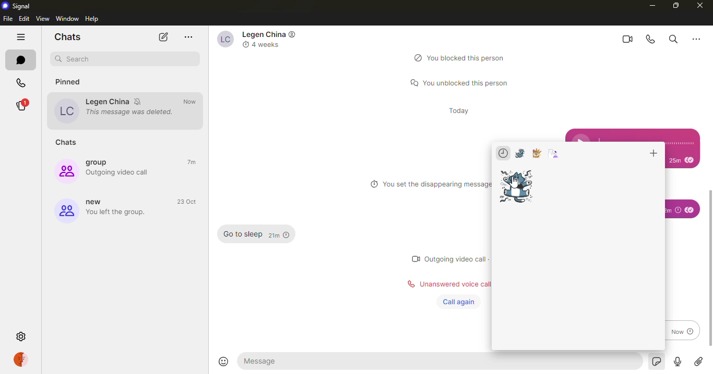  I want to click on stories, so click(24, 105).